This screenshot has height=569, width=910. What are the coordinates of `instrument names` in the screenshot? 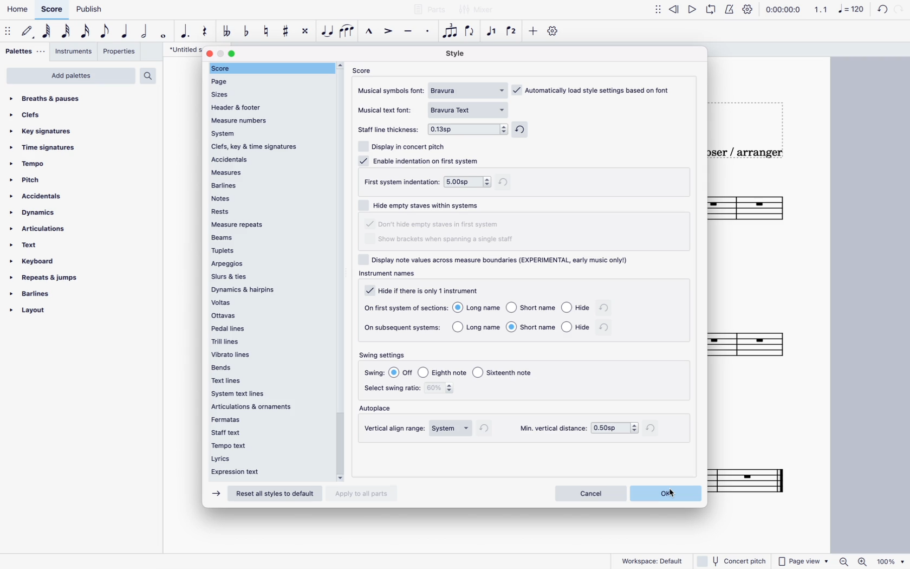 It's located at (391, 275).